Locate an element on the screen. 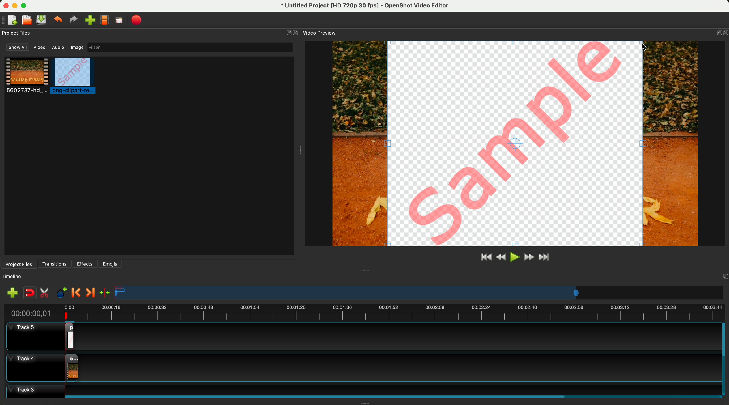 Image resolution: width=729 pixels, height=405 pixels.  is located at coordinates (724, 276).